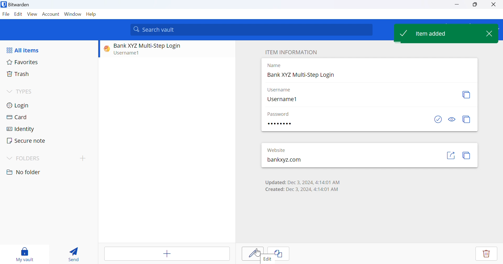  What do you see at coordinates (467, 119) in the screenshot?
I see `Copy Password` at bounding box center [467, 119].